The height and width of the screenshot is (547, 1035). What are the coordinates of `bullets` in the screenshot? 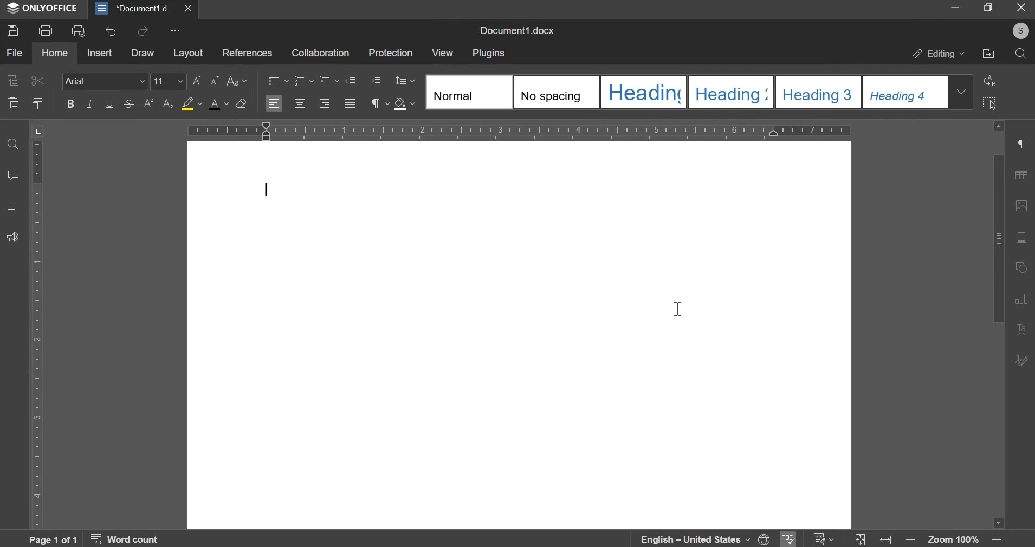 It's located at (276, 82).